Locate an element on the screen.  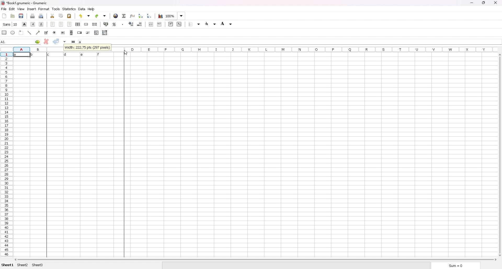
ROWS is located at coordinates (37, 49).